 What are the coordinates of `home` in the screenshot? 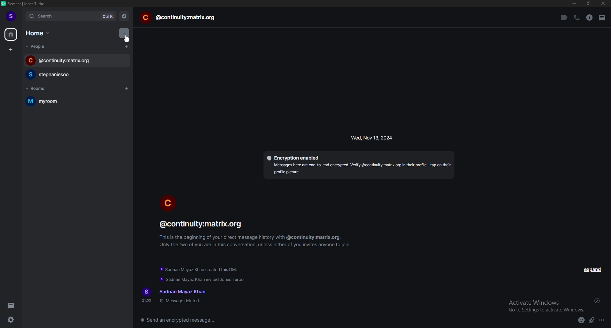 It's located at (11, 34).